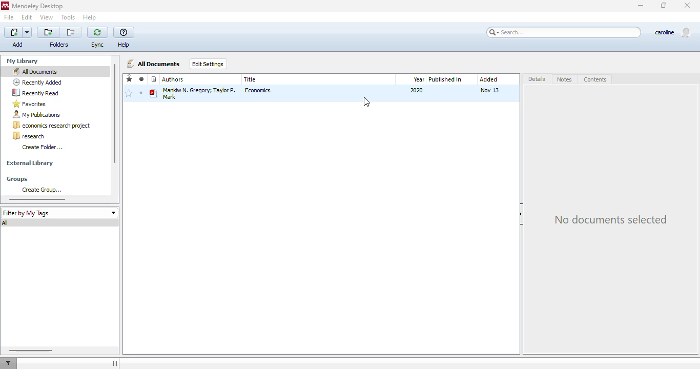  I want to click on toggle sidebar, so click(115, 363).